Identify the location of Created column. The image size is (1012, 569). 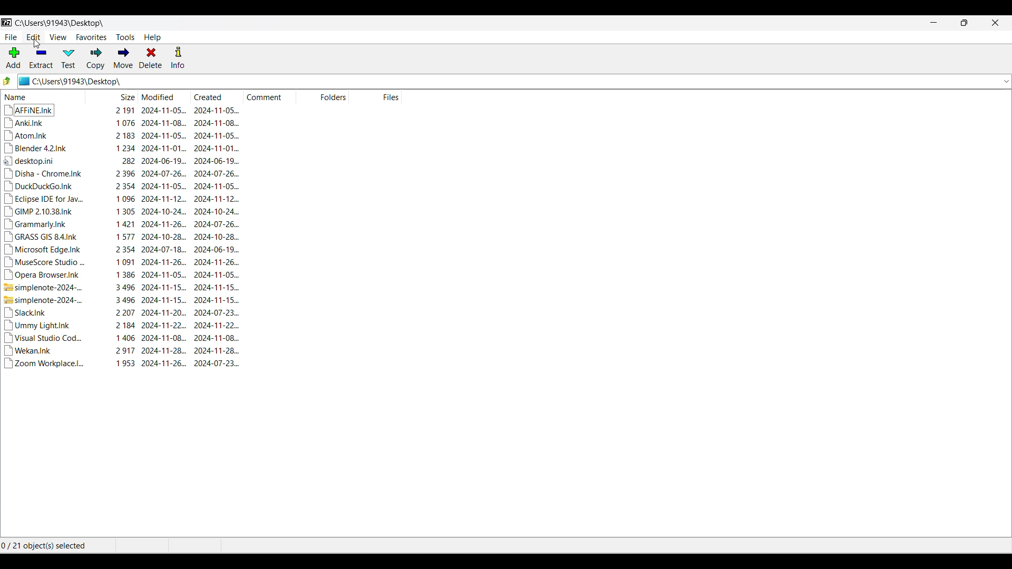
(219, 96).